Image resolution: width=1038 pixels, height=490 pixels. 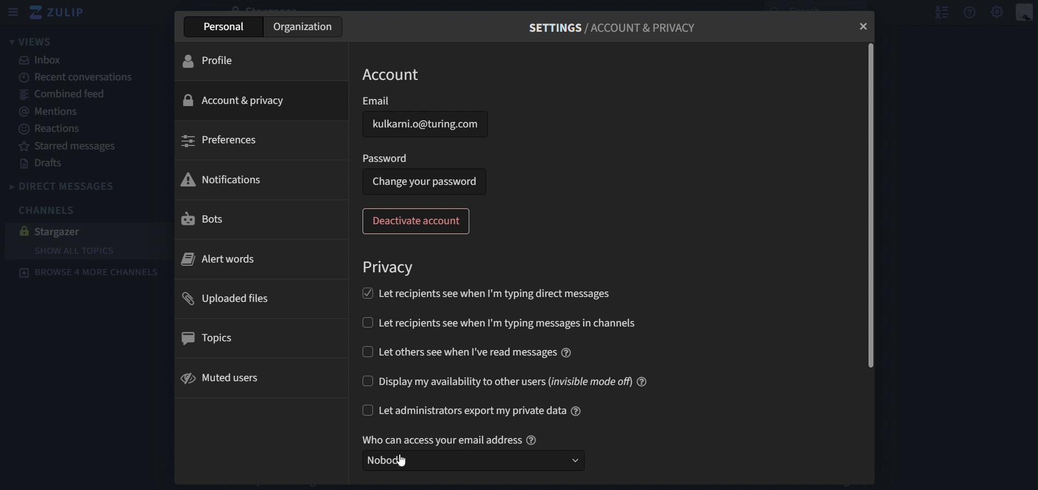 I want to click on browse 4 more channels, so click(x=85, y=274).